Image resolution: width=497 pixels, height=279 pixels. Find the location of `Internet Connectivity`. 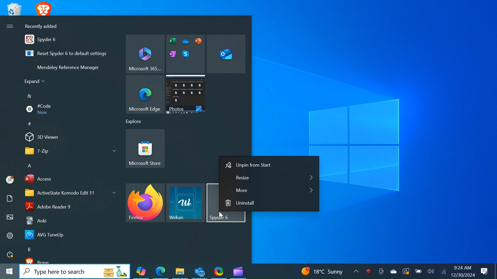

Internet Connectivity is located at coordinates (443, 271).